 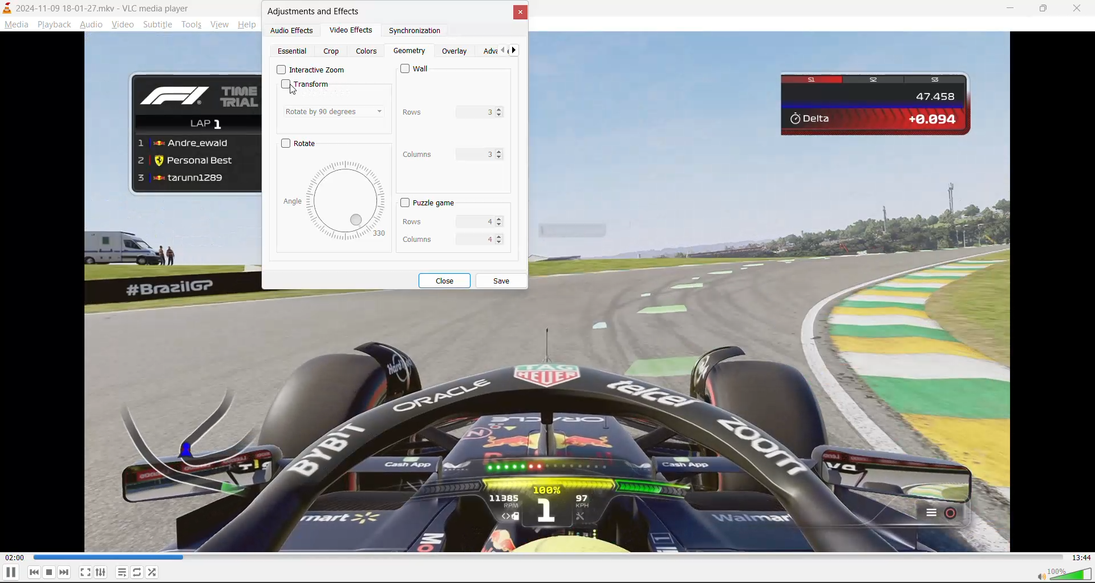 What do you see at coordinates (419, 69) in the screenshot?
I see `wall` at bounding box center [419, 69].